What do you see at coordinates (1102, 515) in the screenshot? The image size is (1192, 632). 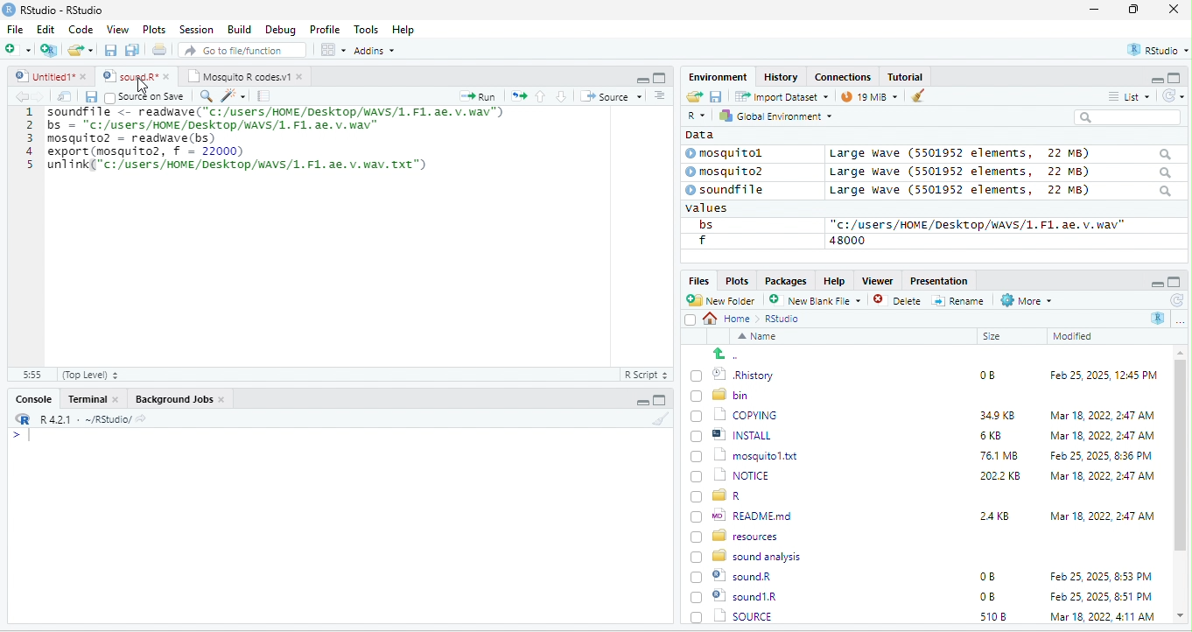 I see `Mar 18, 2022, 2:47 AM` at bounding box center [1102, 515].